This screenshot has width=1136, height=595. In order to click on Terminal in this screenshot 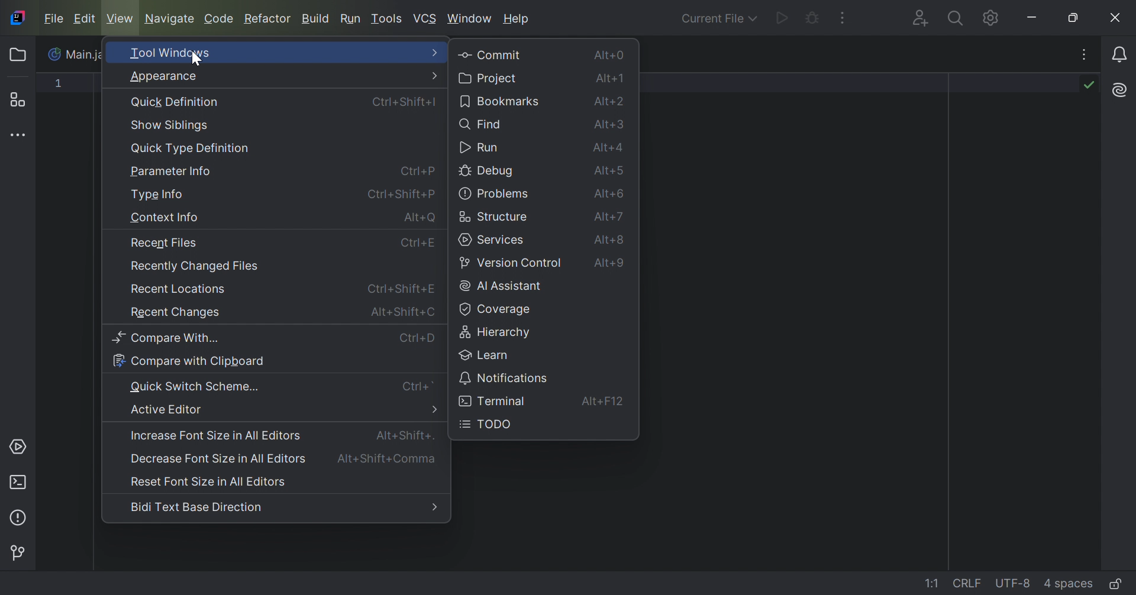, I will do `click(18, 480)`.